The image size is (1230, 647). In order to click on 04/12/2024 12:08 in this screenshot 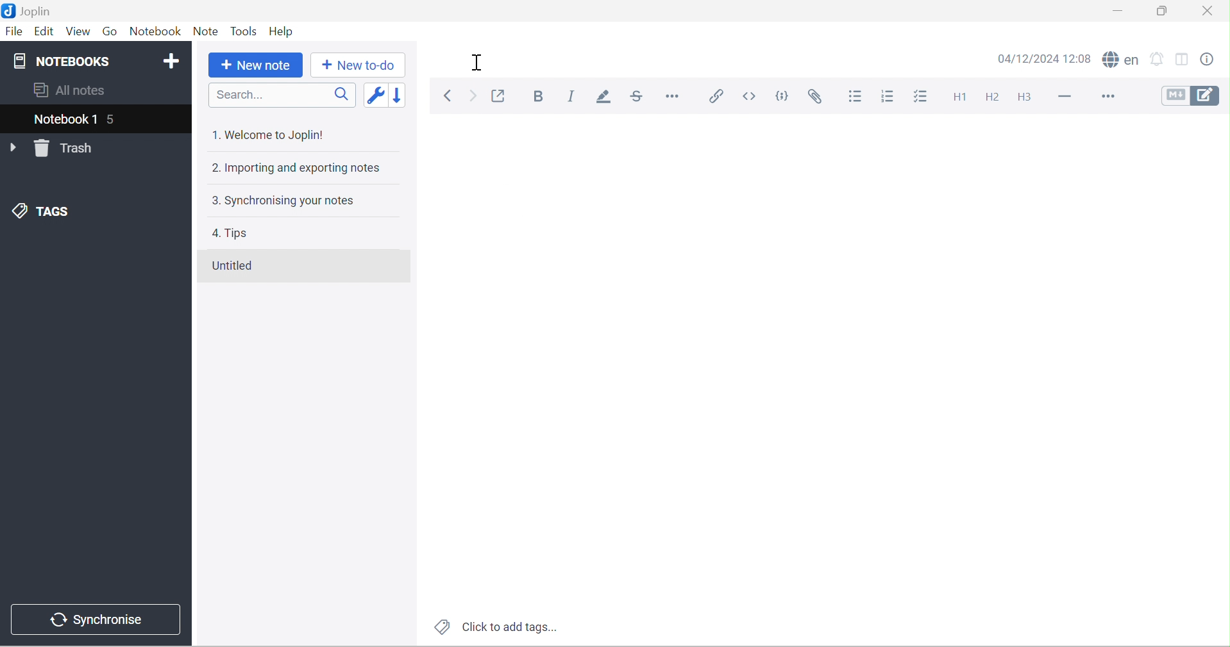, I will do `click(1045, 58)`.